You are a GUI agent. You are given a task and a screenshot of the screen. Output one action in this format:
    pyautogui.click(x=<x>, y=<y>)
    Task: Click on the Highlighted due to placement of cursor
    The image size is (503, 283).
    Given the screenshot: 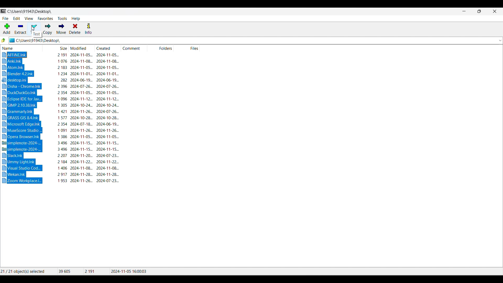 What is the action you would take?
    pyautogui.click(x=34, y=24)
    